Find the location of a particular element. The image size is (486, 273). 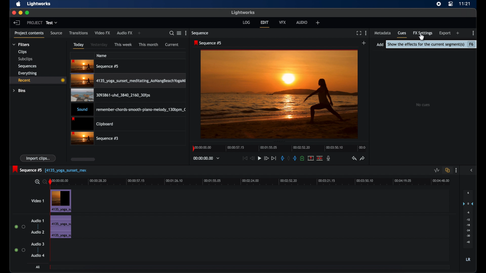

toggle list or tile view is located at coordinates (179, 33).